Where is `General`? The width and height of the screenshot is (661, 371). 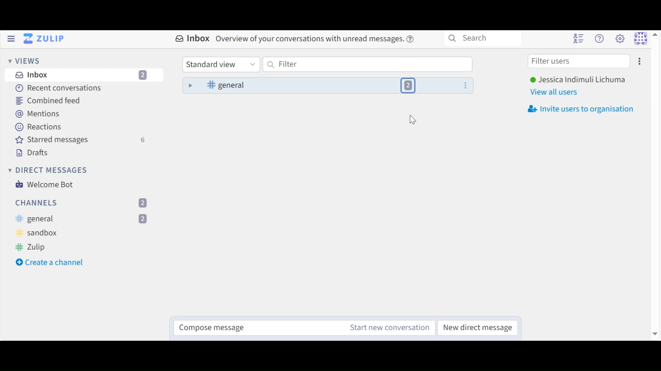
General is located at coordinates (84, 218).